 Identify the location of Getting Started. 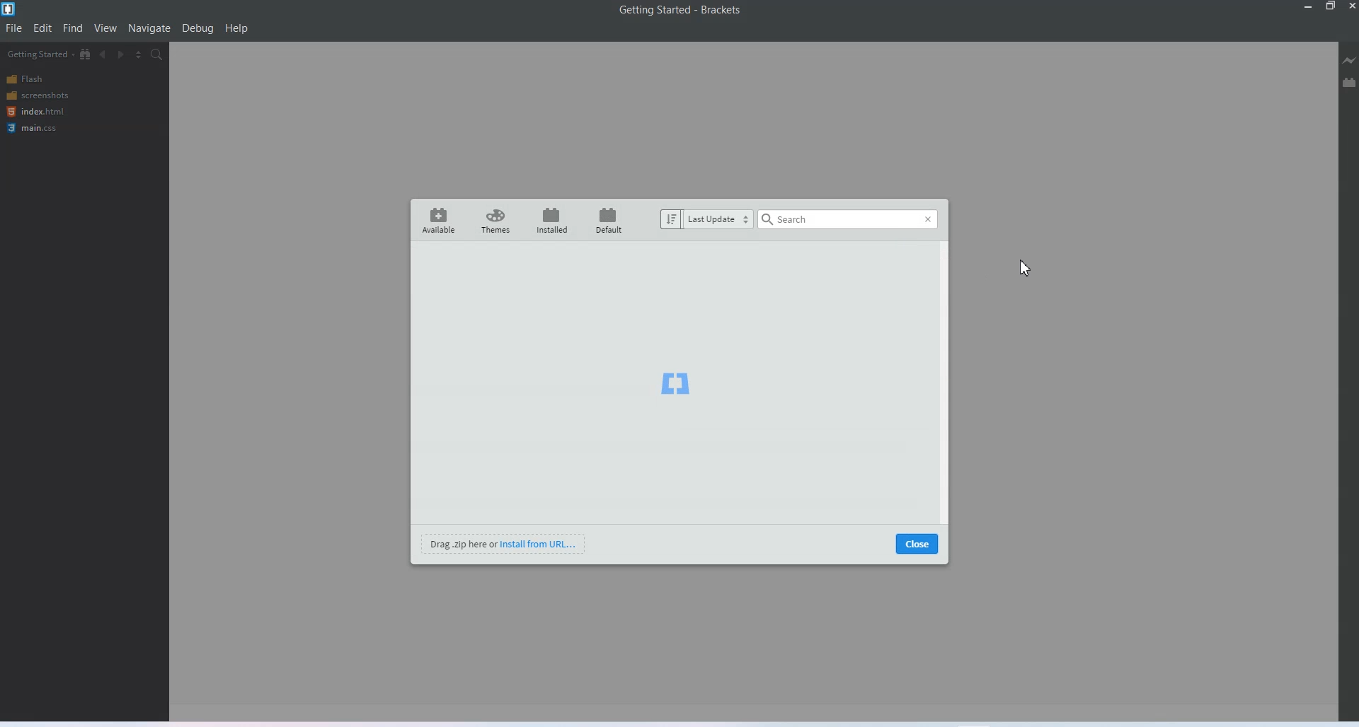
(39, 54).